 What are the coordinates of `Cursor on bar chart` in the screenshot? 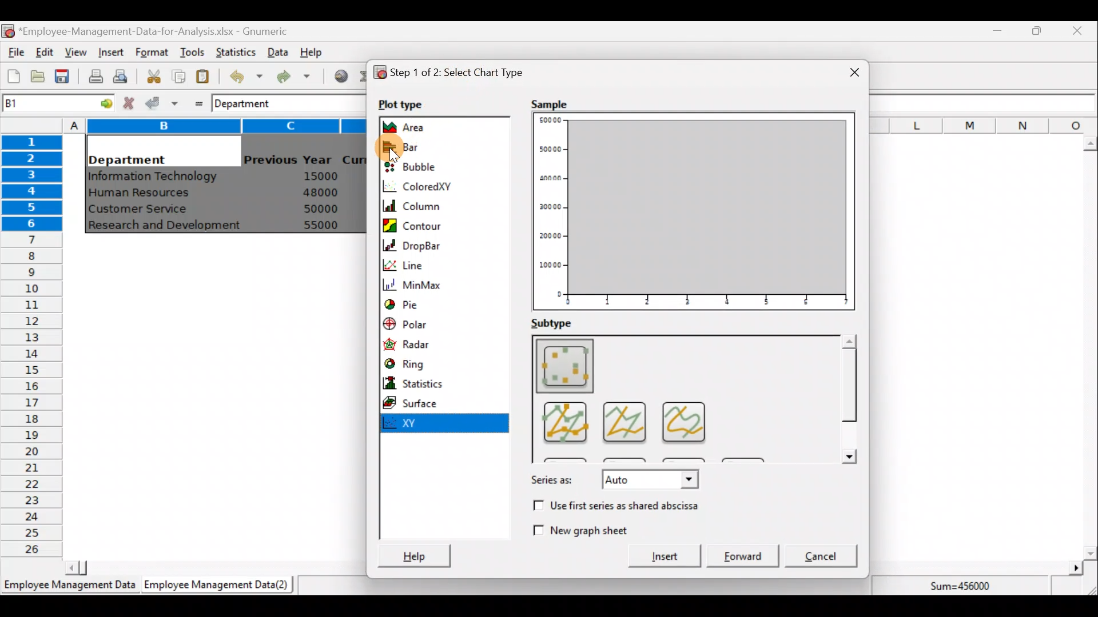 It's located at (395, 147).